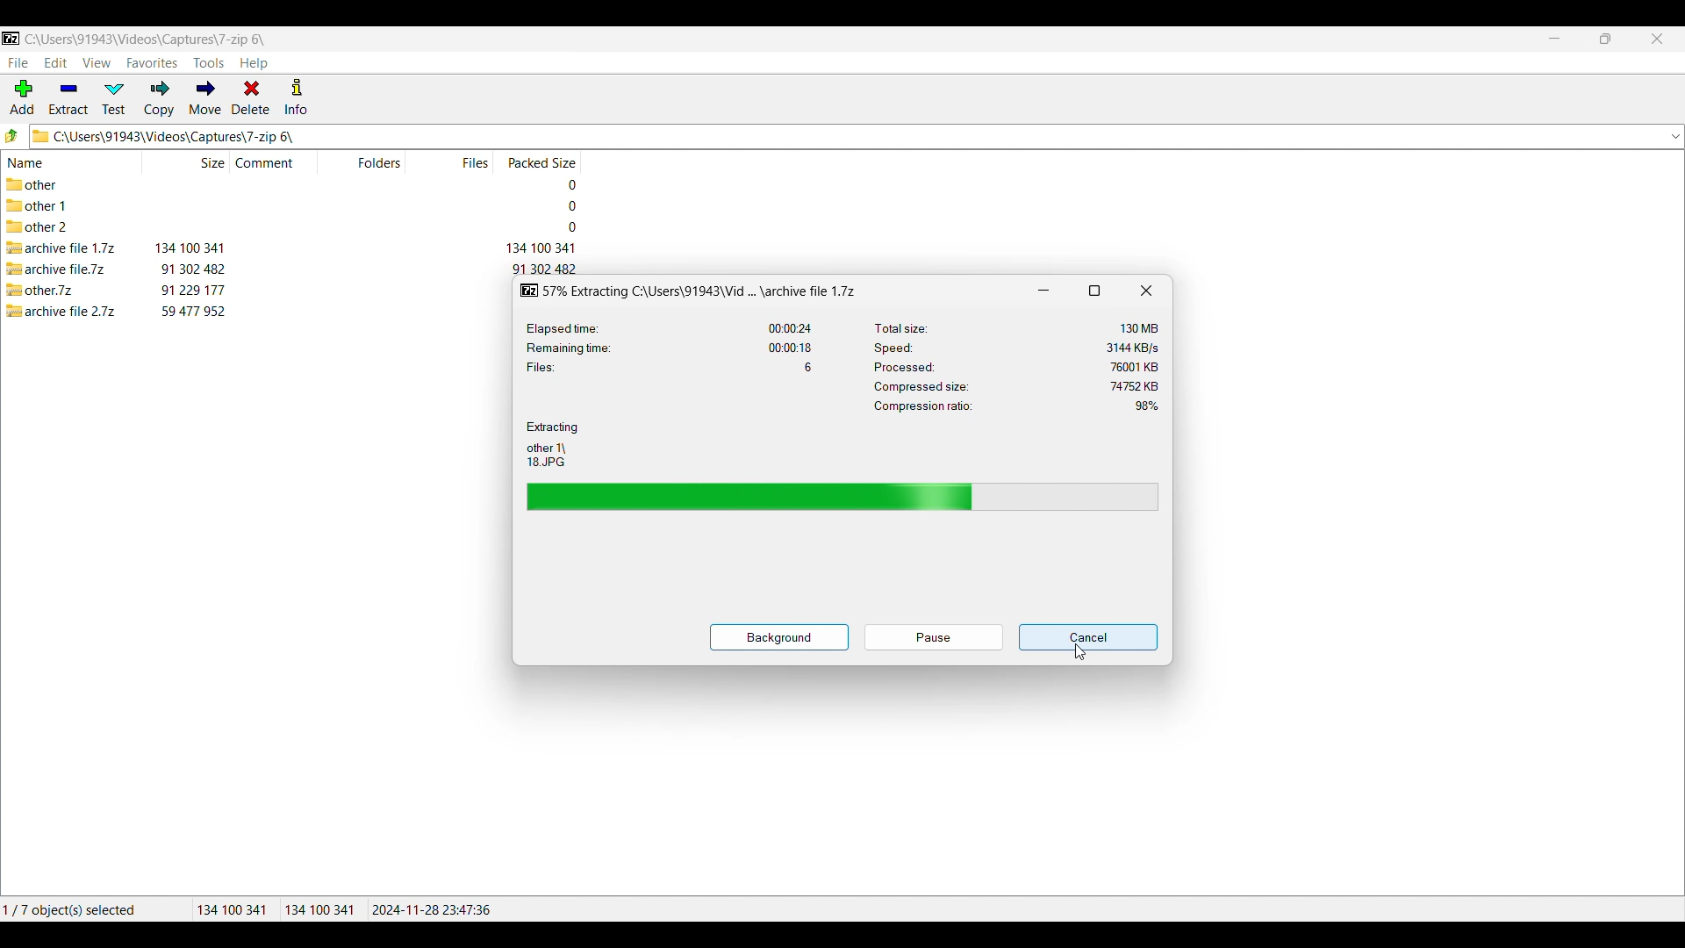 The width and height of the screenshot is (1685, 948). I want to click on Total size: 130 MB, so click(1020, 327).